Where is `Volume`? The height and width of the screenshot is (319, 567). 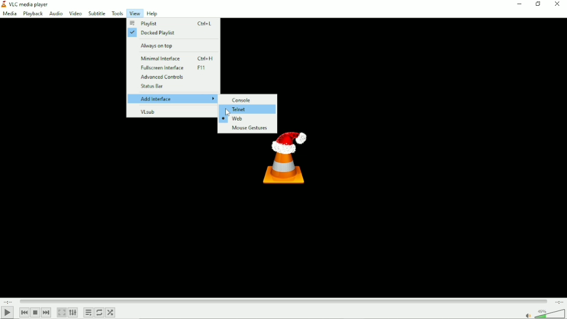
Volume is located at coordinates (544, 313).